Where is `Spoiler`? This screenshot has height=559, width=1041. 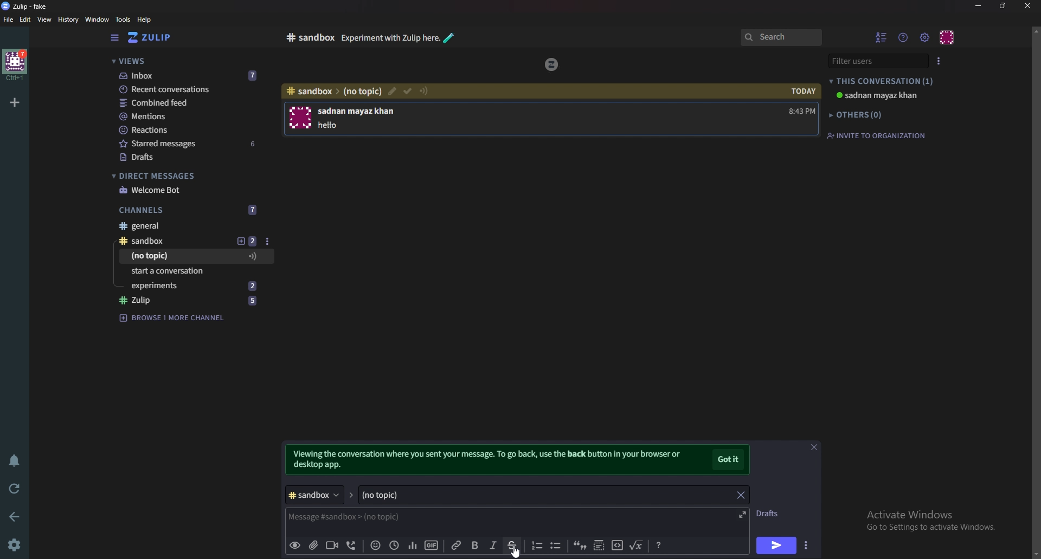 Spoiler is located at coordinates (600, 546).